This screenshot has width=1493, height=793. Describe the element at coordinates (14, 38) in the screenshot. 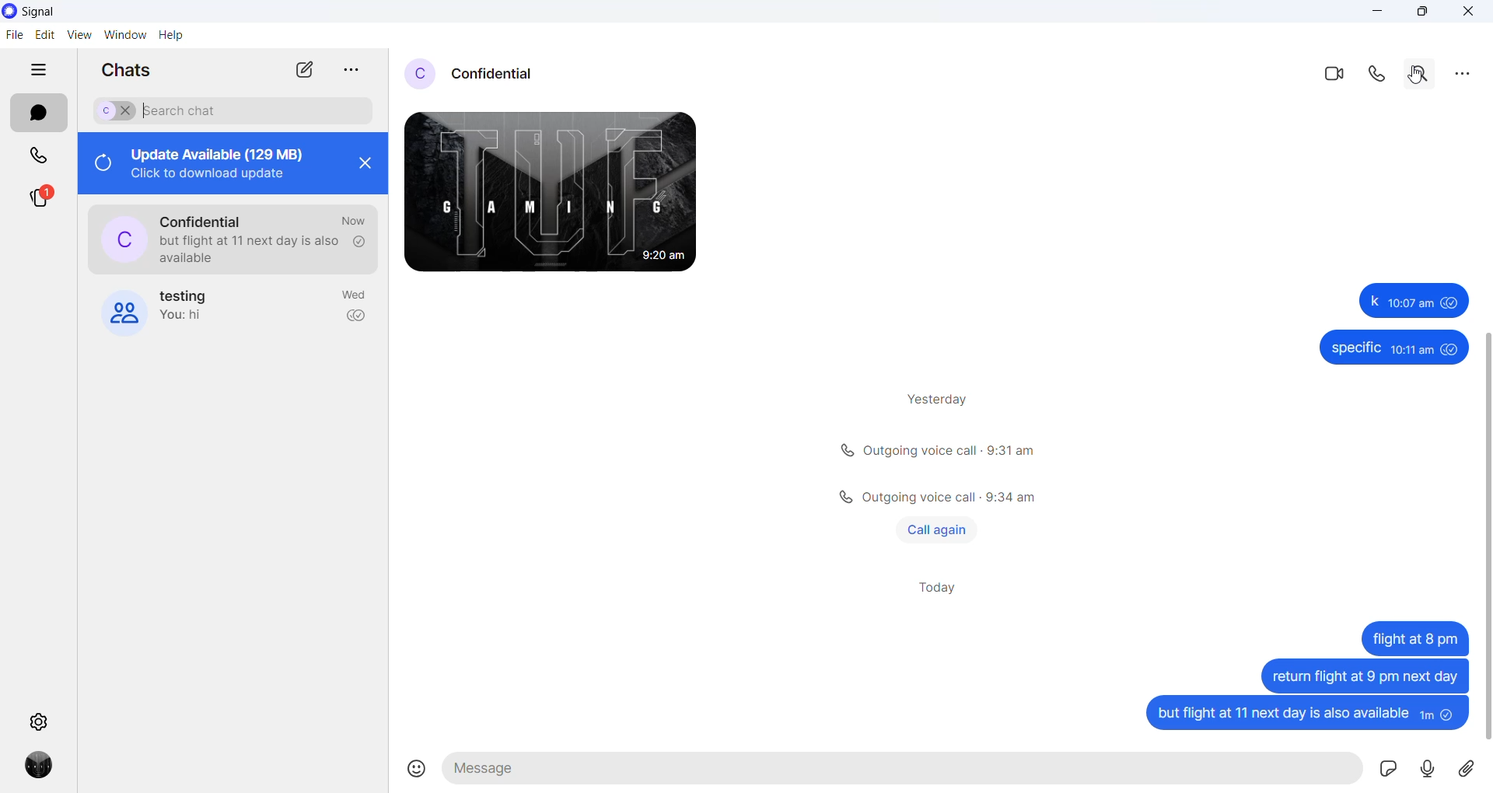

I see `file` at that location.